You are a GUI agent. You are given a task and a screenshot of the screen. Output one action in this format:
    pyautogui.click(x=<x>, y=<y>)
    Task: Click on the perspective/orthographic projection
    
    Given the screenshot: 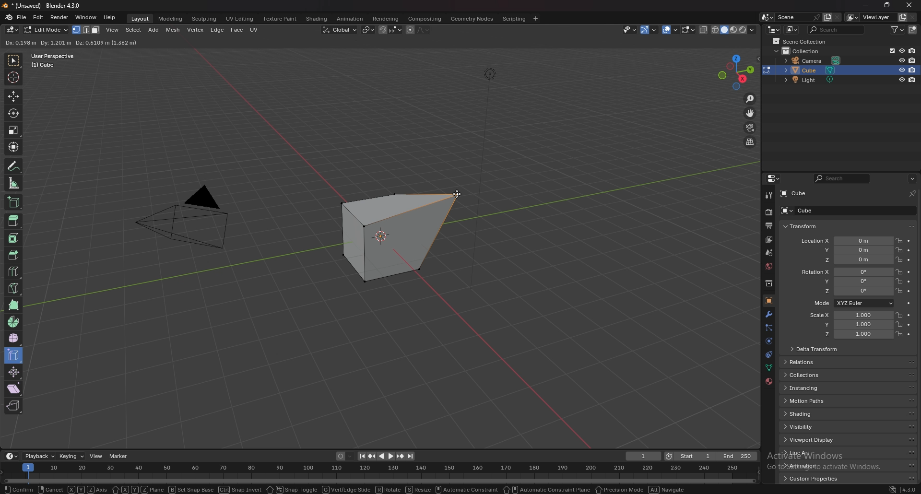 What is the action you would take?
    pyautogui.click(x=751, y=142)
    